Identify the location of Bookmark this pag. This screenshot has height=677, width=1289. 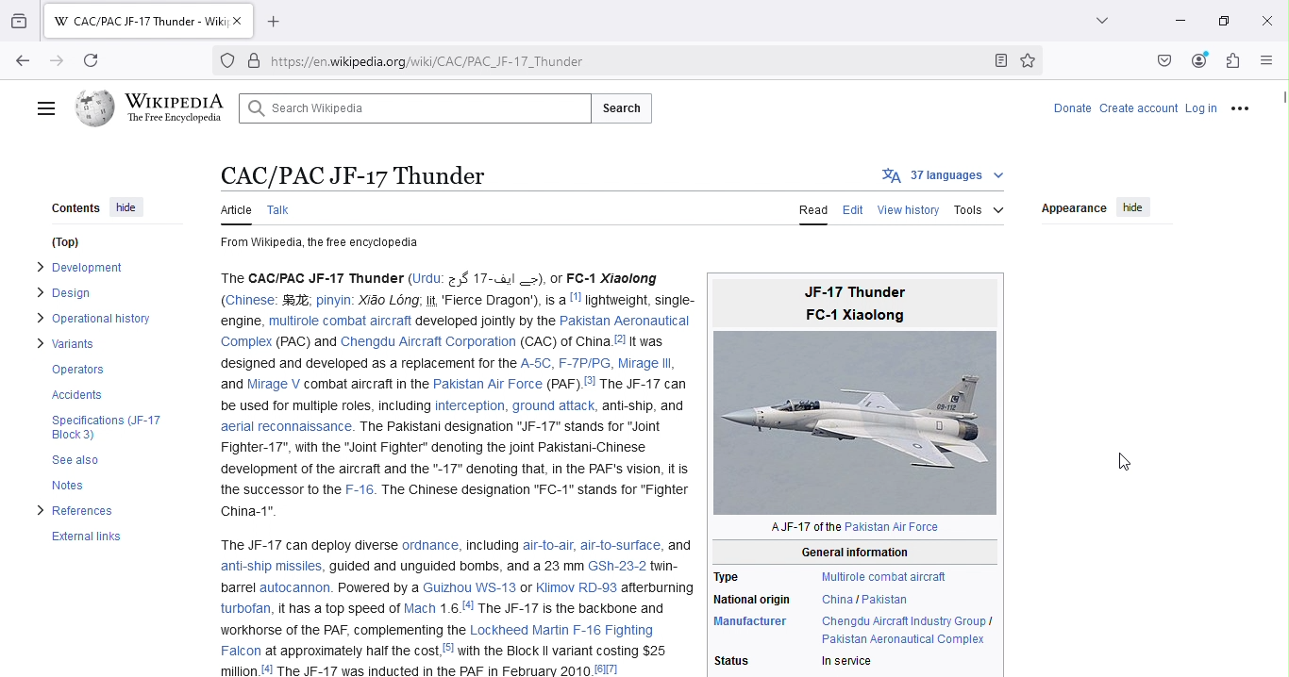
(1034, 59).